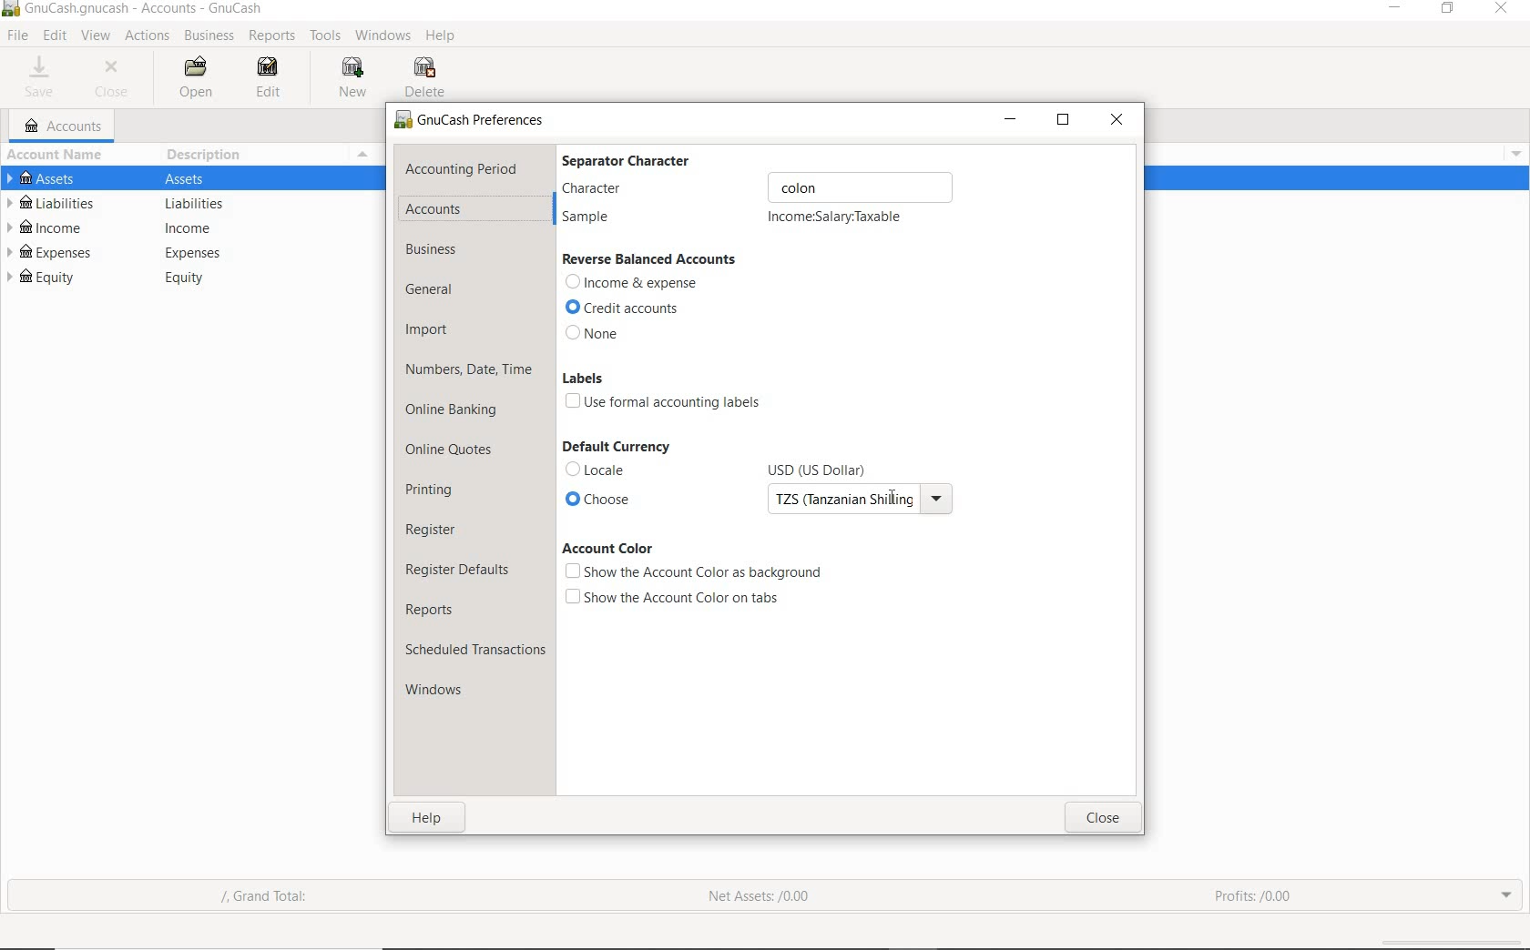 This screenshot has width=1530, height=950. I want to click on , so click(195, 253).